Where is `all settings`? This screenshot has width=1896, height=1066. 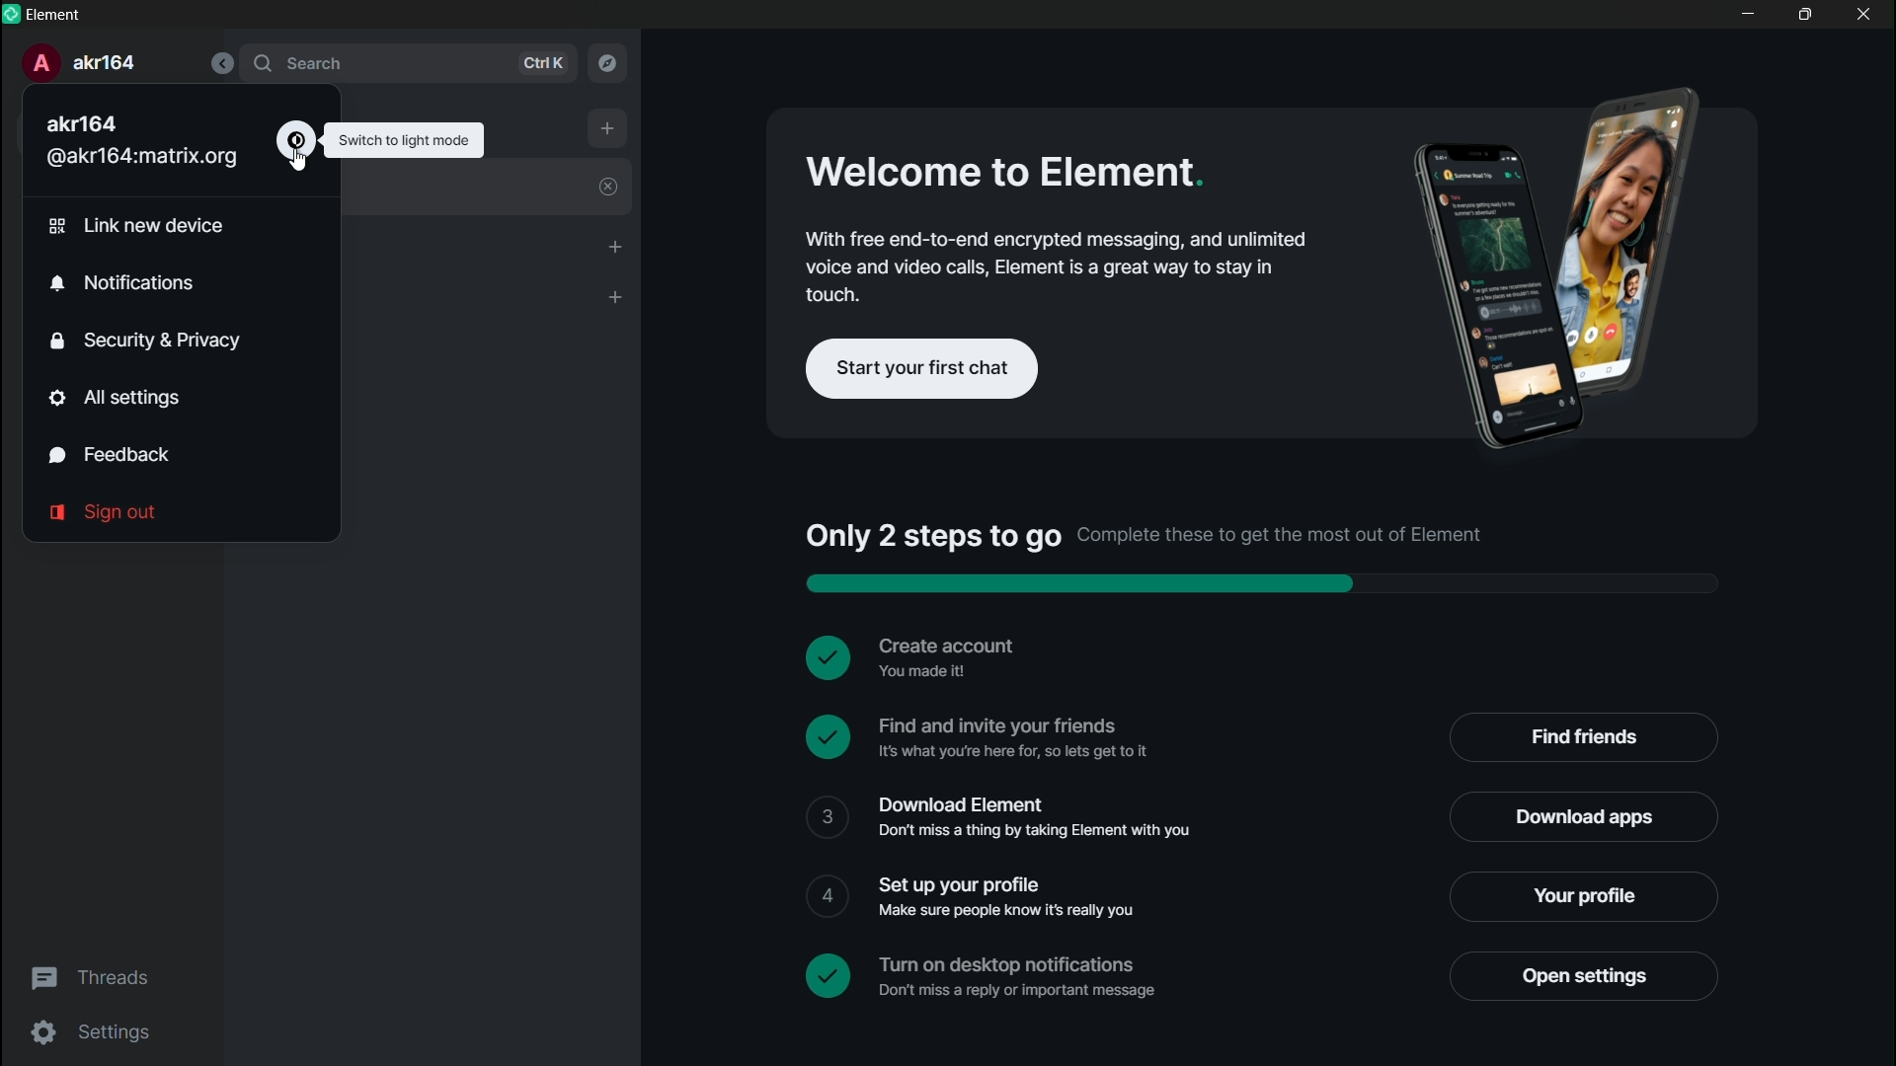
all settings is located at coordinates (117, 398).